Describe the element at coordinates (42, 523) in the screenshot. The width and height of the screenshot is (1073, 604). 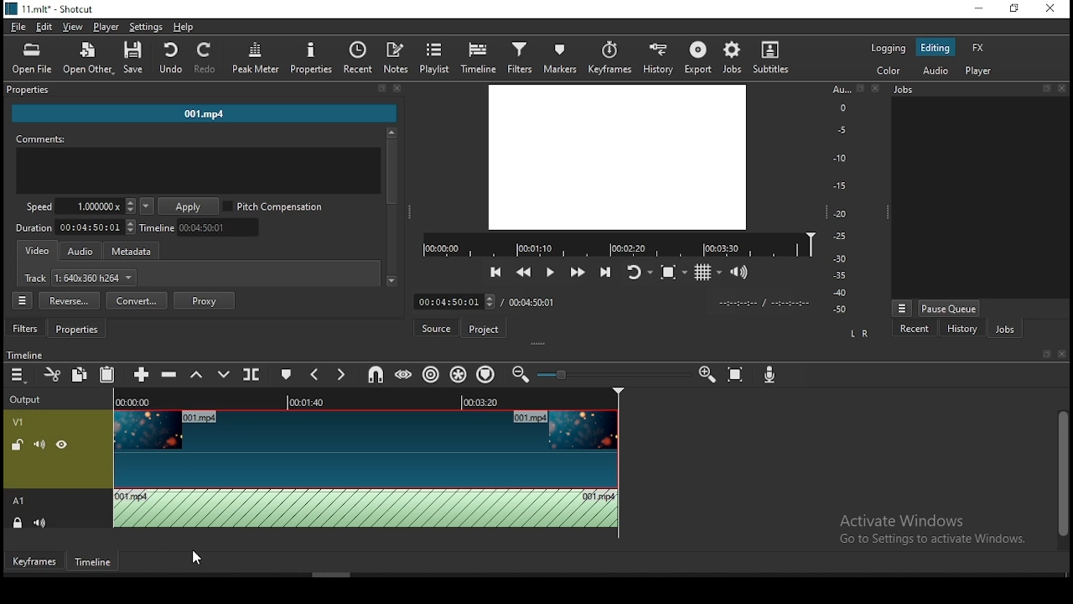
I see `(un)mute` at that location.